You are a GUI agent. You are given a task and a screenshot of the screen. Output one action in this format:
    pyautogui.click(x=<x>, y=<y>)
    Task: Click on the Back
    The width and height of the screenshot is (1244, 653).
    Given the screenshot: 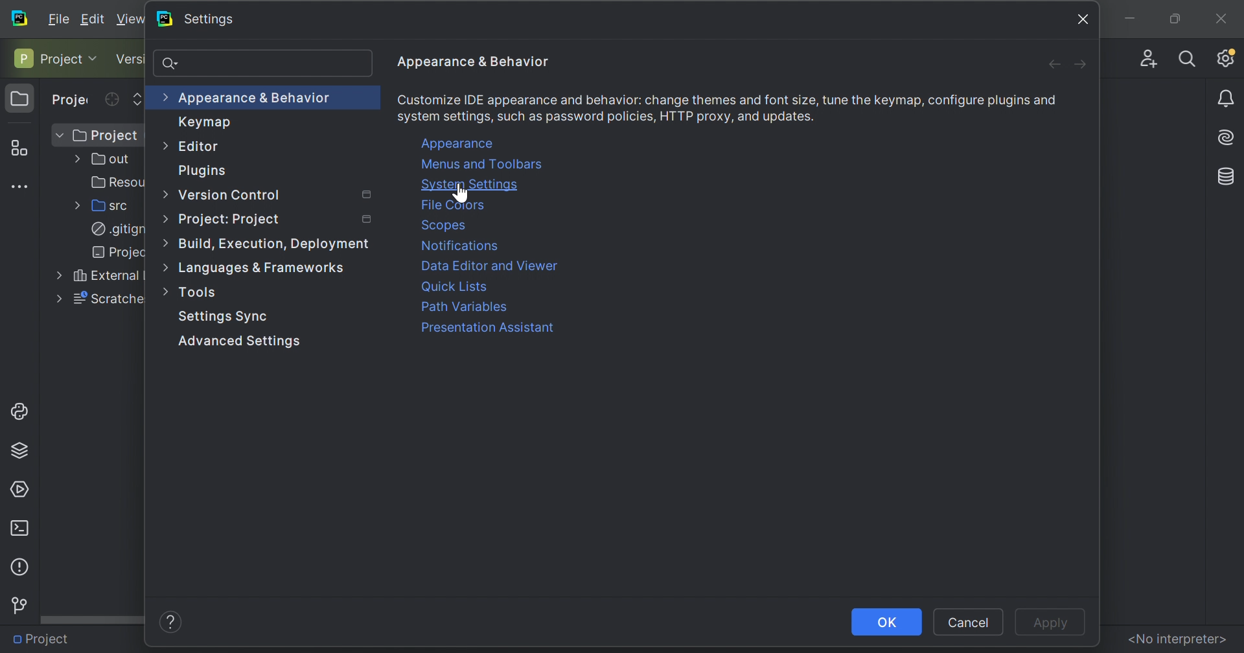 What is the action you would take?
    pyautogui.click(x=1048, y=64)
    